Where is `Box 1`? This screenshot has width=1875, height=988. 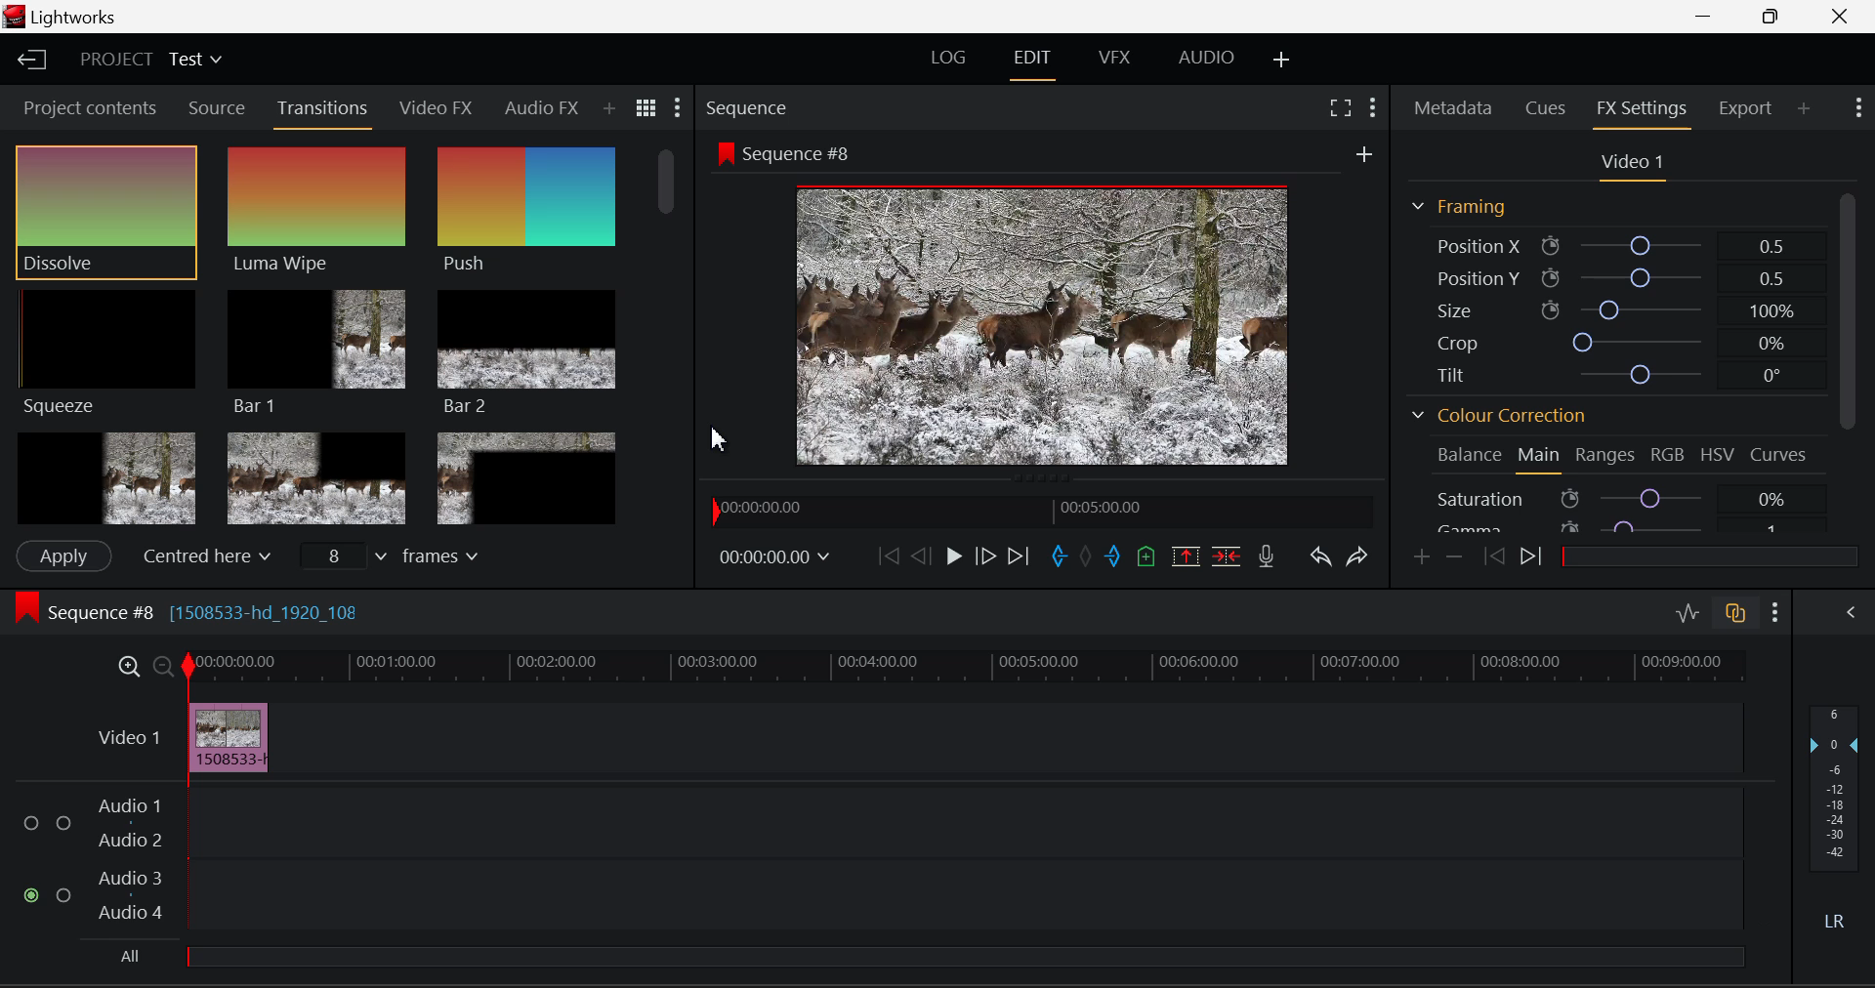 Box 1 is located at coordinates (104, 476).